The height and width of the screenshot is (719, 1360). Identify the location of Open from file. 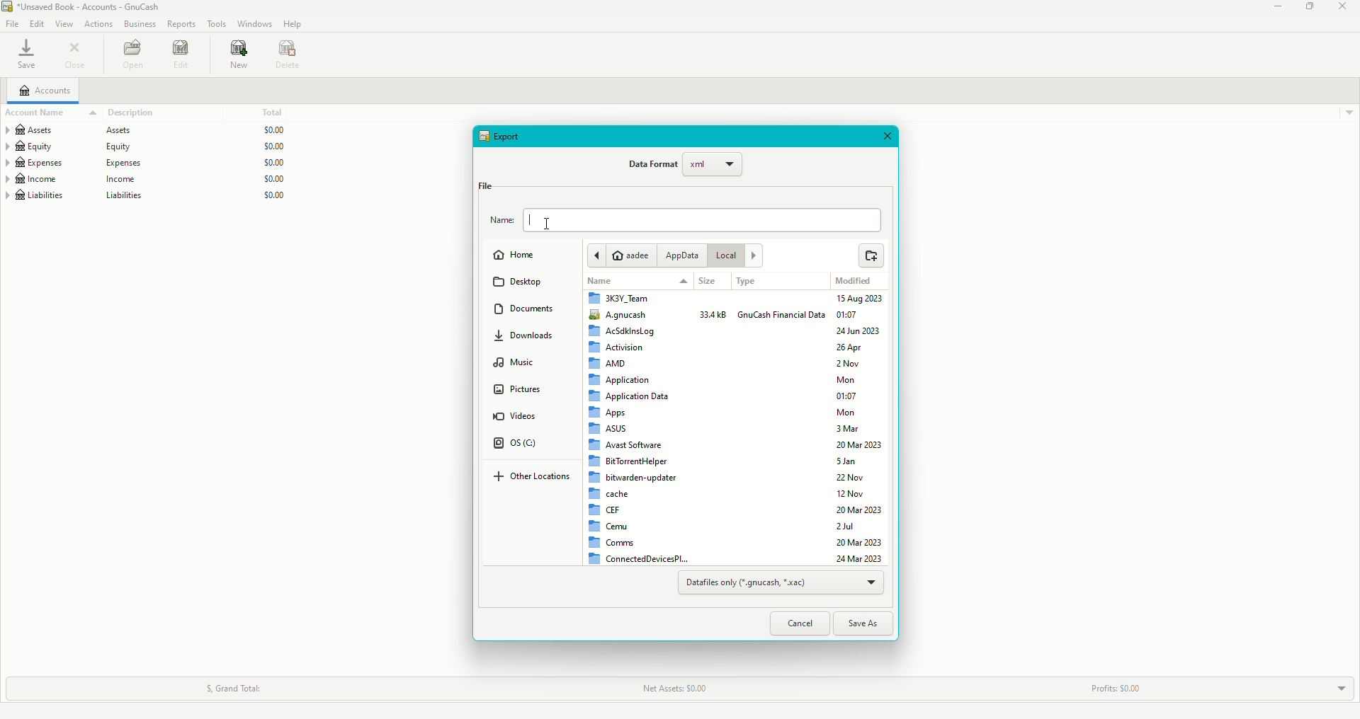
(870, 256).